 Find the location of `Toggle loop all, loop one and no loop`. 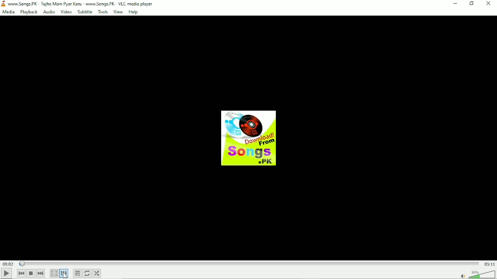

Toggle loop all, loop one and no loop is located at coordinates (86, 273).